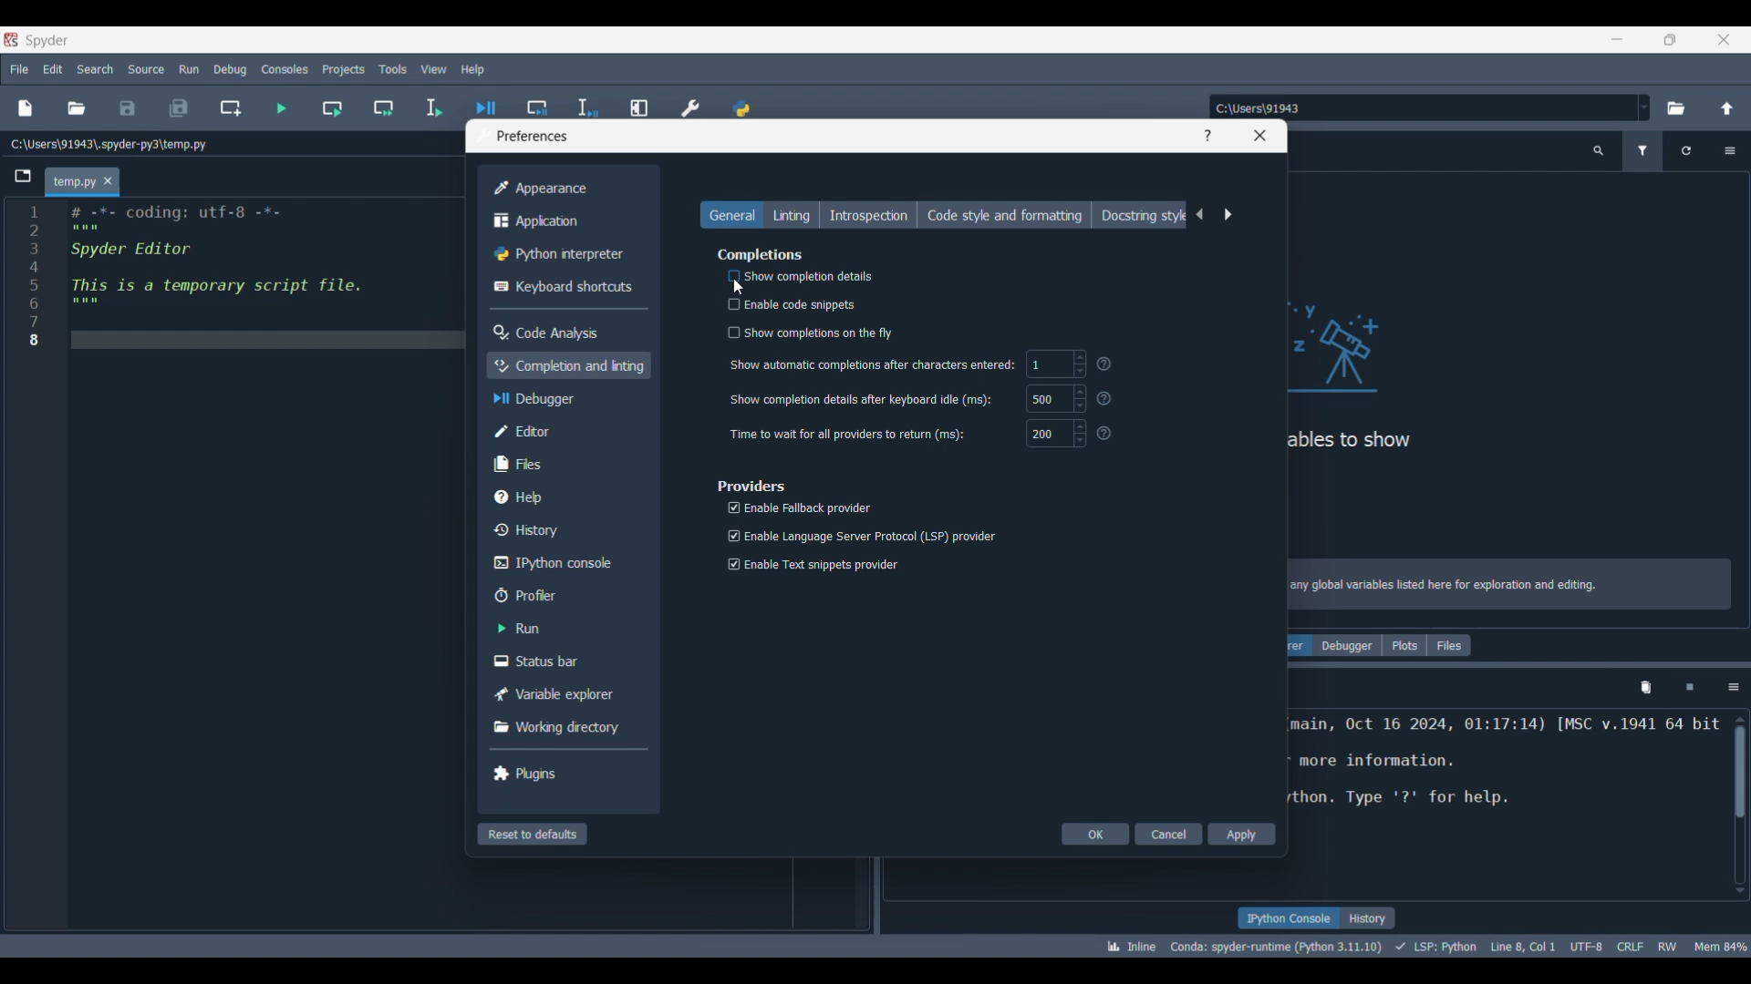 The height and width of the screenshot is (984, 1751). I want to click on Code analysis, so click(563, 333).